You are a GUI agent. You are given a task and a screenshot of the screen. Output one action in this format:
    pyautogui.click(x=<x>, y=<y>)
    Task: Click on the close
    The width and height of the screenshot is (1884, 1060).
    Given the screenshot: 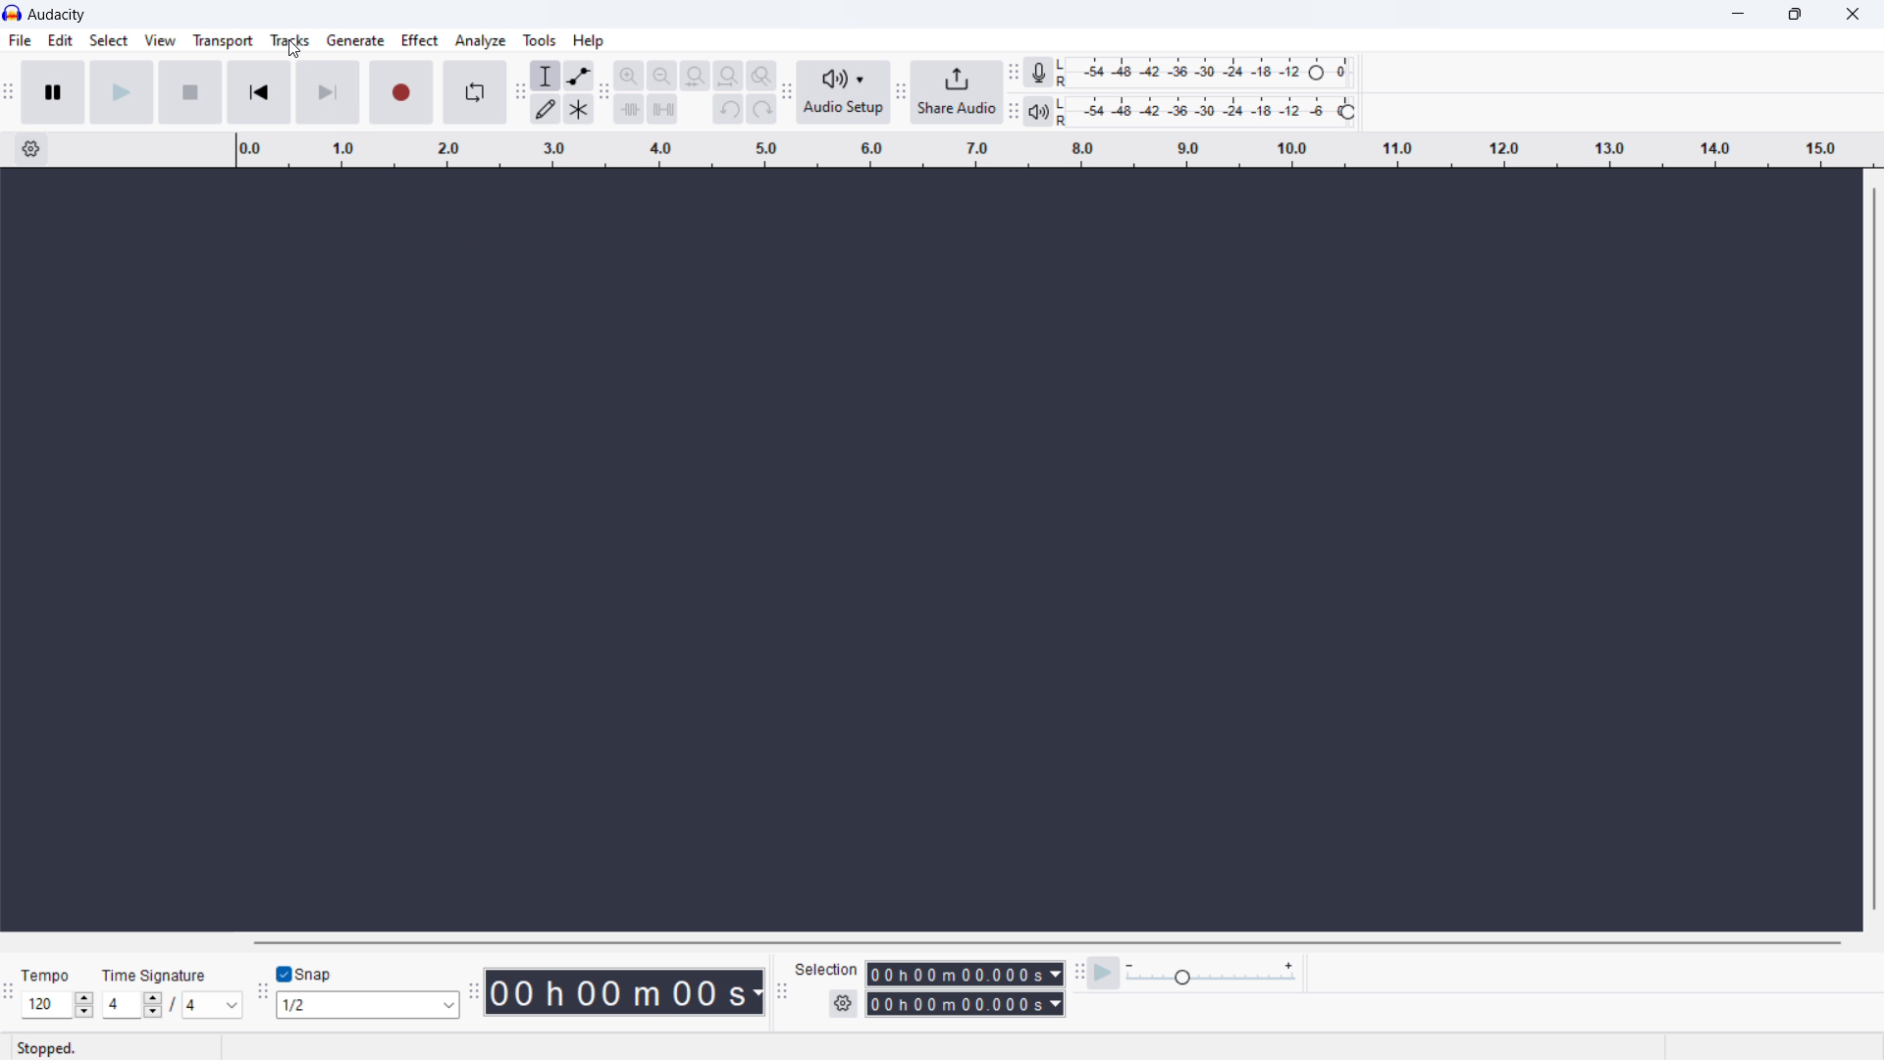 What is the action you would take?
    pyautogui.click(x=1849, y=17)
    